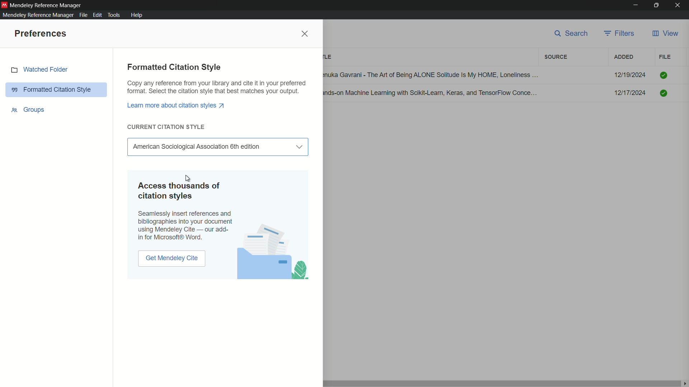  I want to click on Checked, so click(664, 75).